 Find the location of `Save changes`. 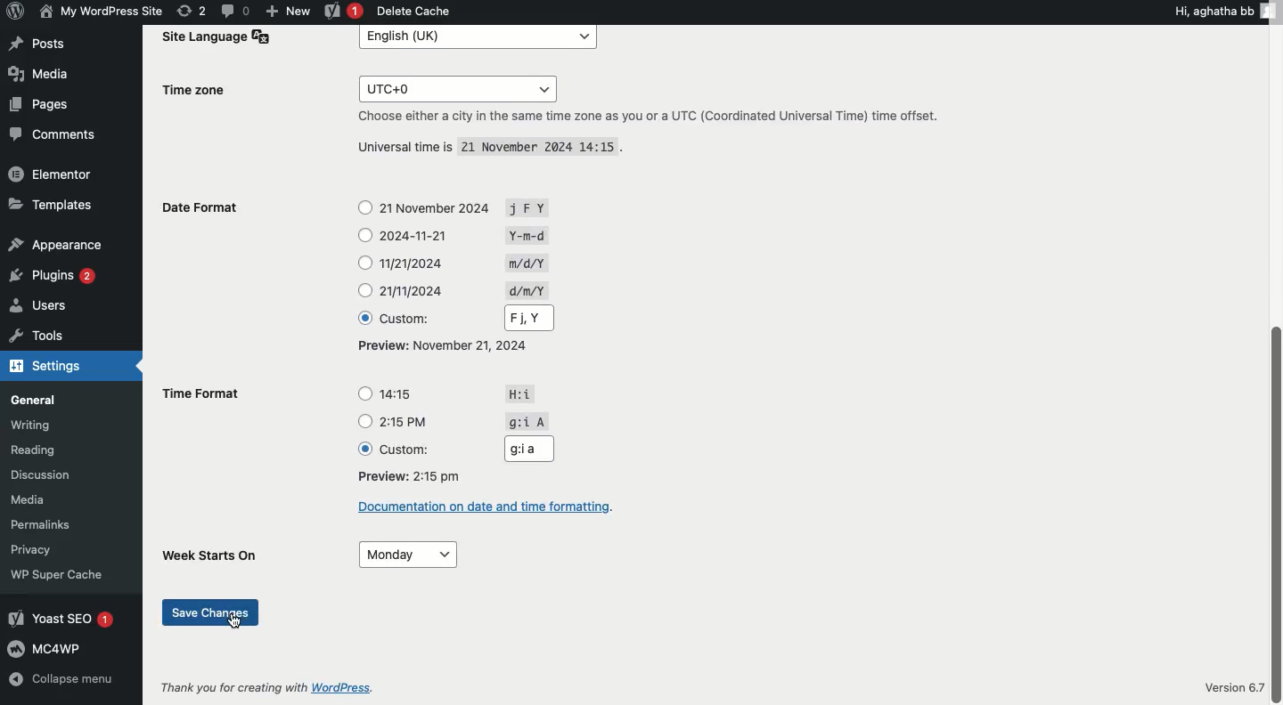

Save changes is located at coordinates (212, 612).